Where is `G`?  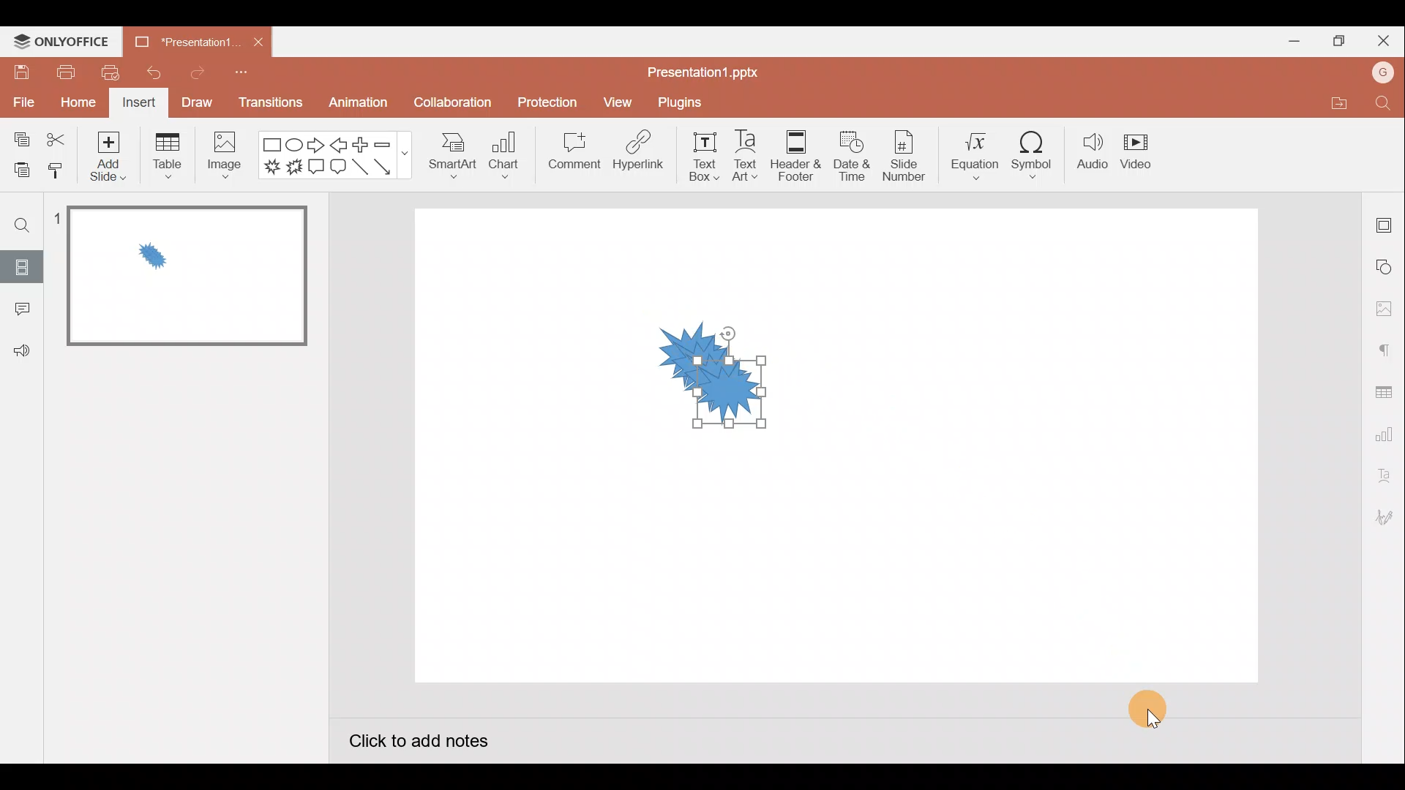
G is located at coordinates (1384, 70).